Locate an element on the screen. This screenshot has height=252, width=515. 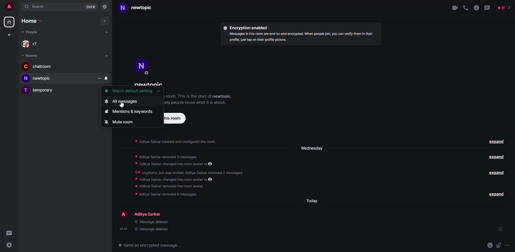
search is located at coordinates (36, 7).